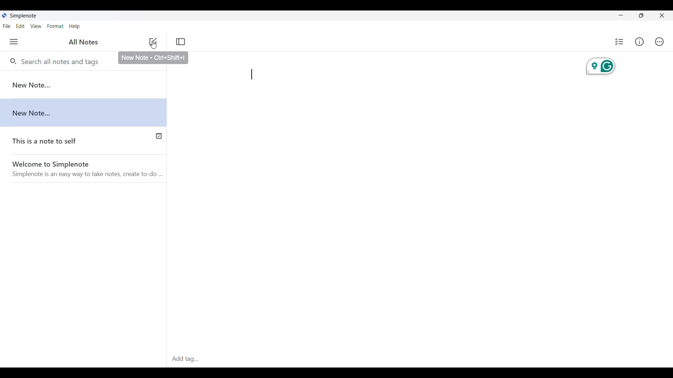  Describe the element at coordinates (75, 26) in the screenshot. I see `Help` at that location.